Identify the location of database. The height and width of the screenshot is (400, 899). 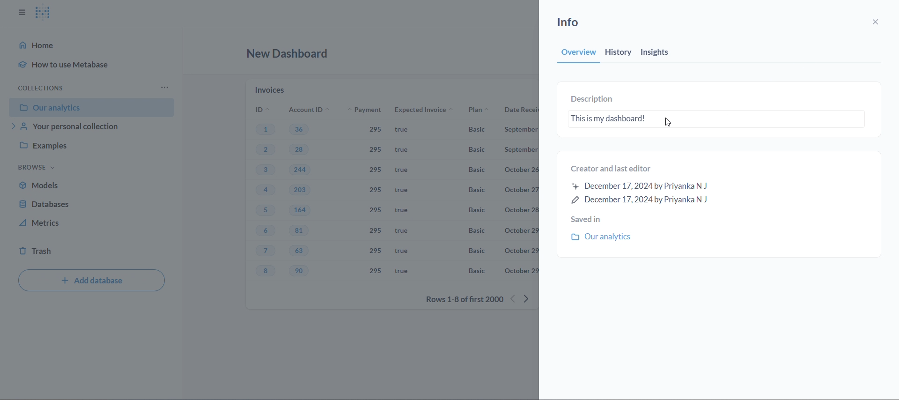
(91, 206).